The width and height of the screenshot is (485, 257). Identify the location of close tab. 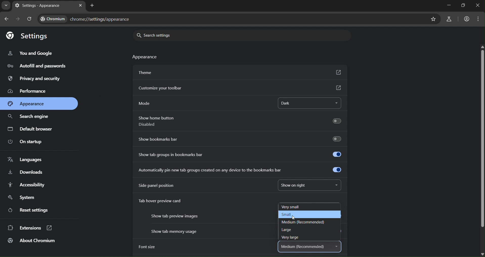
(80, 5).